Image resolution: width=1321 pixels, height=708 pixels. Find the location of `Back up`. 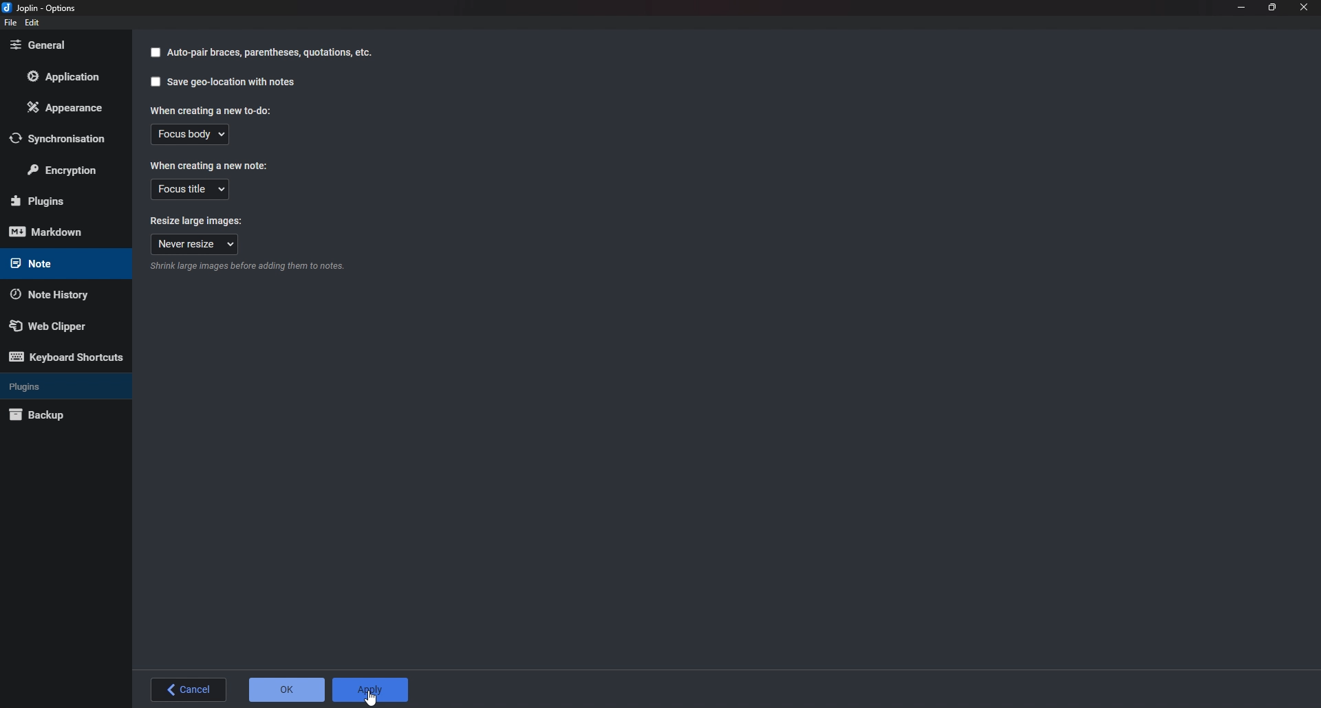

Back up is located at coordinates (62, 414).